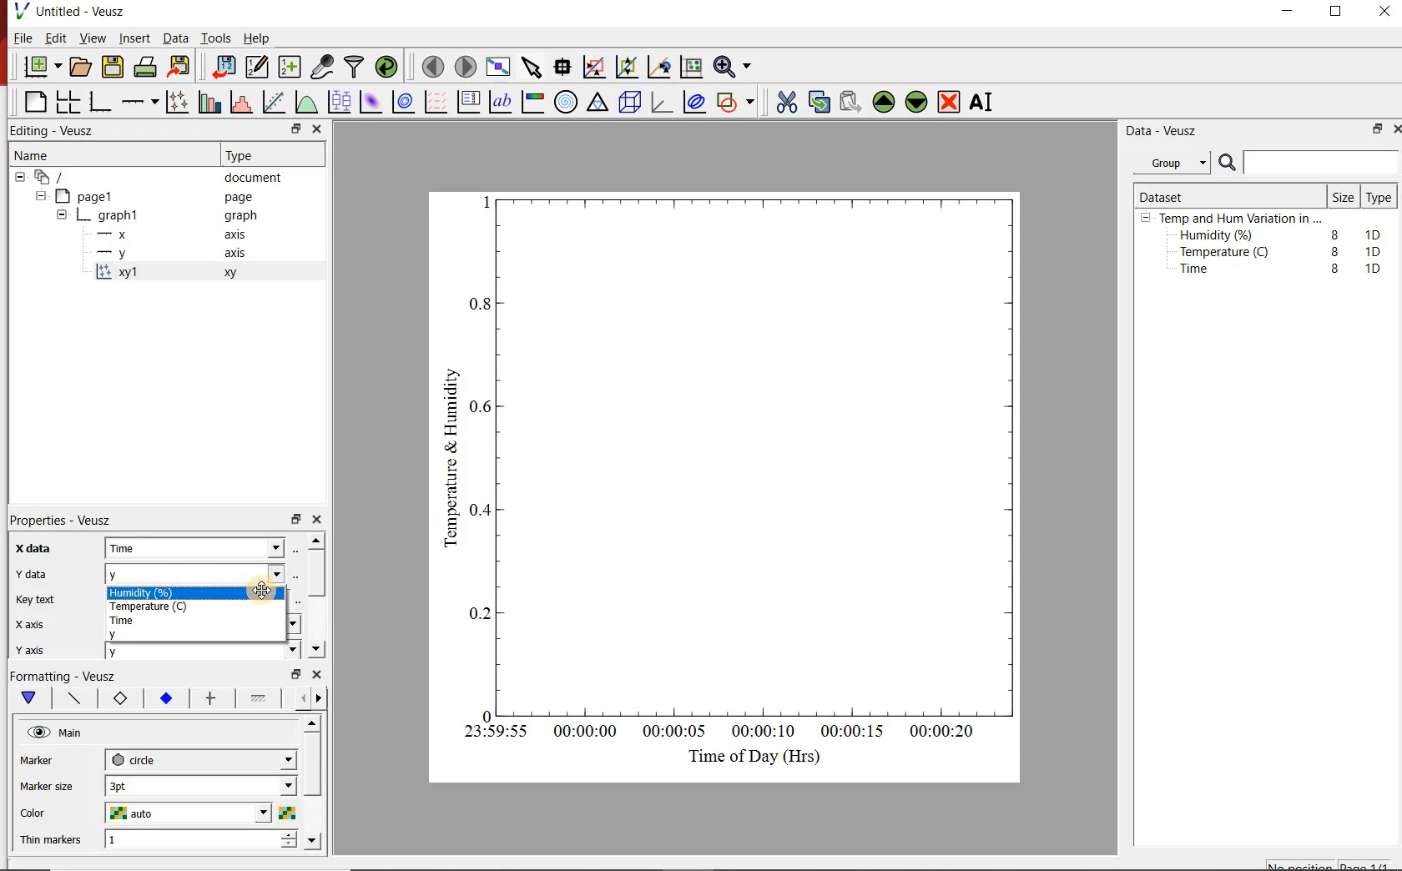 This screenshot has width=1402, height=871. Describe the element at coordinates (698, 105) in the screenshot. I see `plot covariance ellipses` at that location.